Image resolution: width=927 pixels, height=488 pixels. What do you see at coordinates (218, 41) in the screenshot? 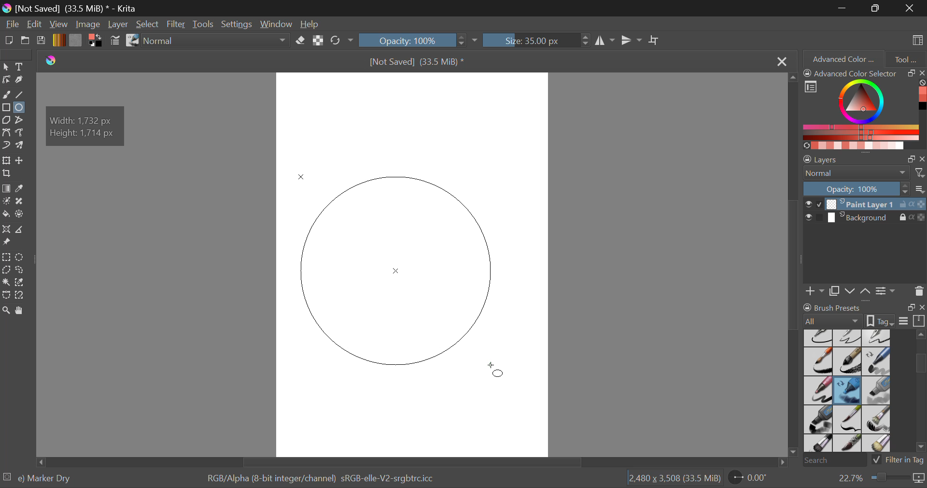
I see `Blending Mode` at bounding box center [218, 41].